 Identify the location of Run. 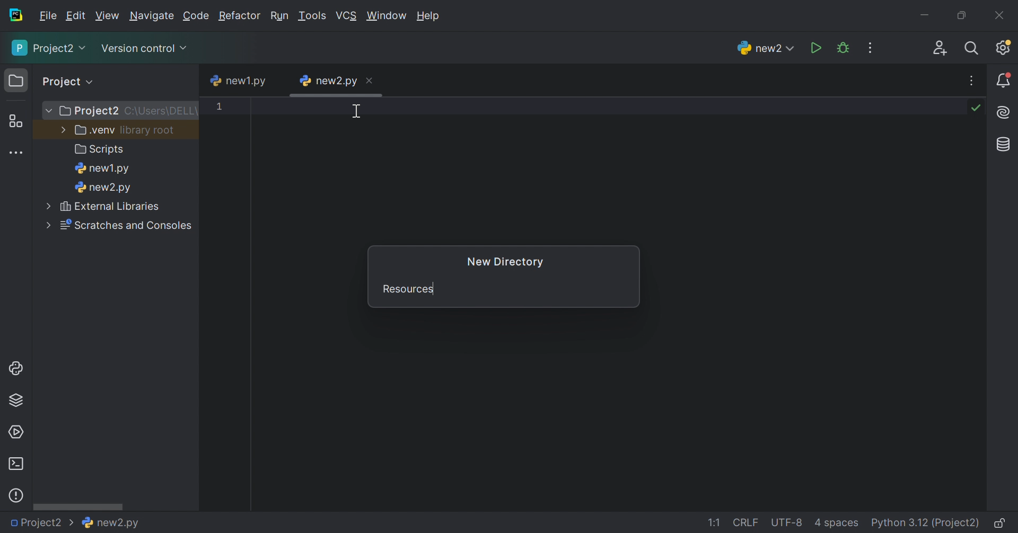
(282, 16).